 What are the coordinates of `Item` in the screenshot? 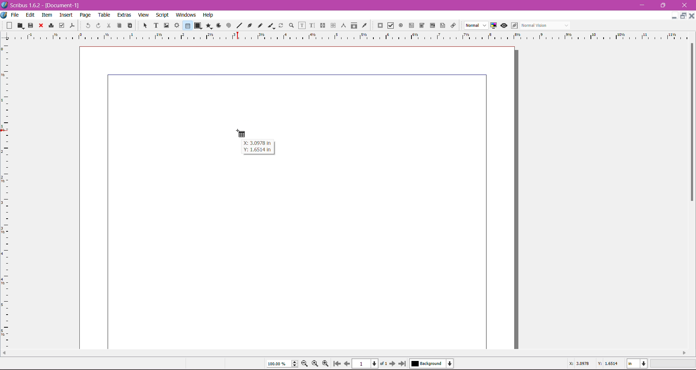 It's located at (47, 15).